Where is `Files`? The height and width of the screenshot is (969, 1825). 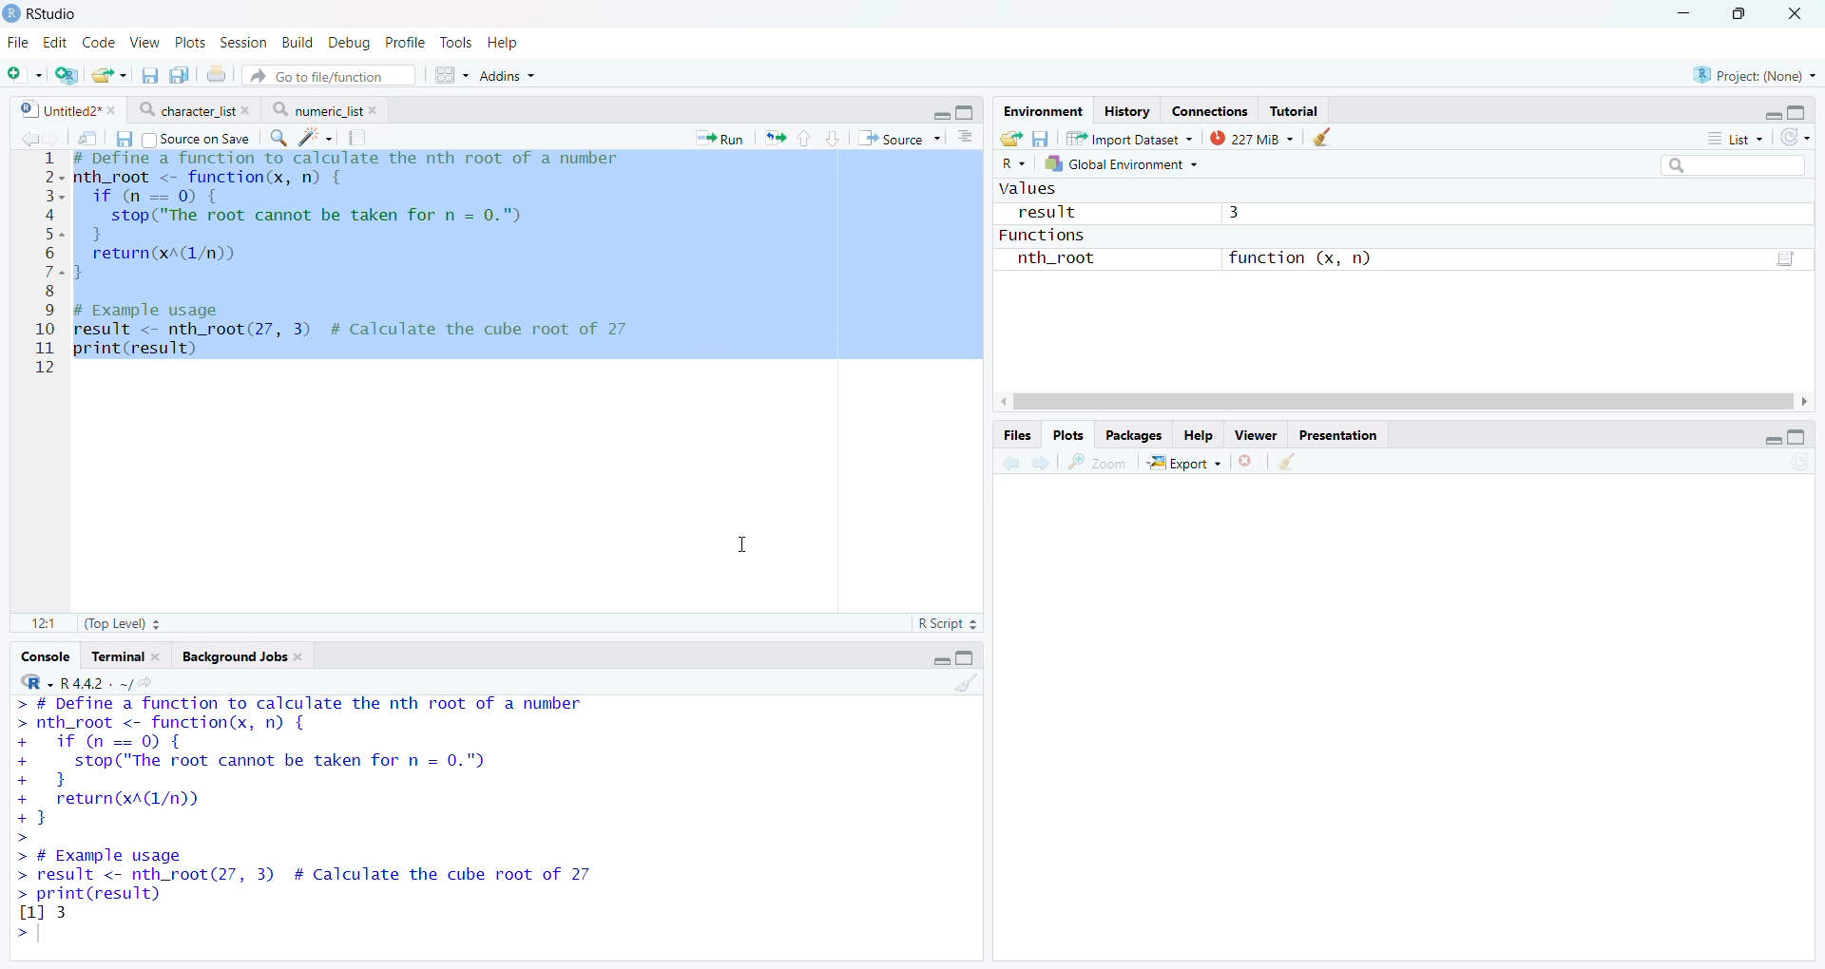
Files is located at coordinates (1016, 434).